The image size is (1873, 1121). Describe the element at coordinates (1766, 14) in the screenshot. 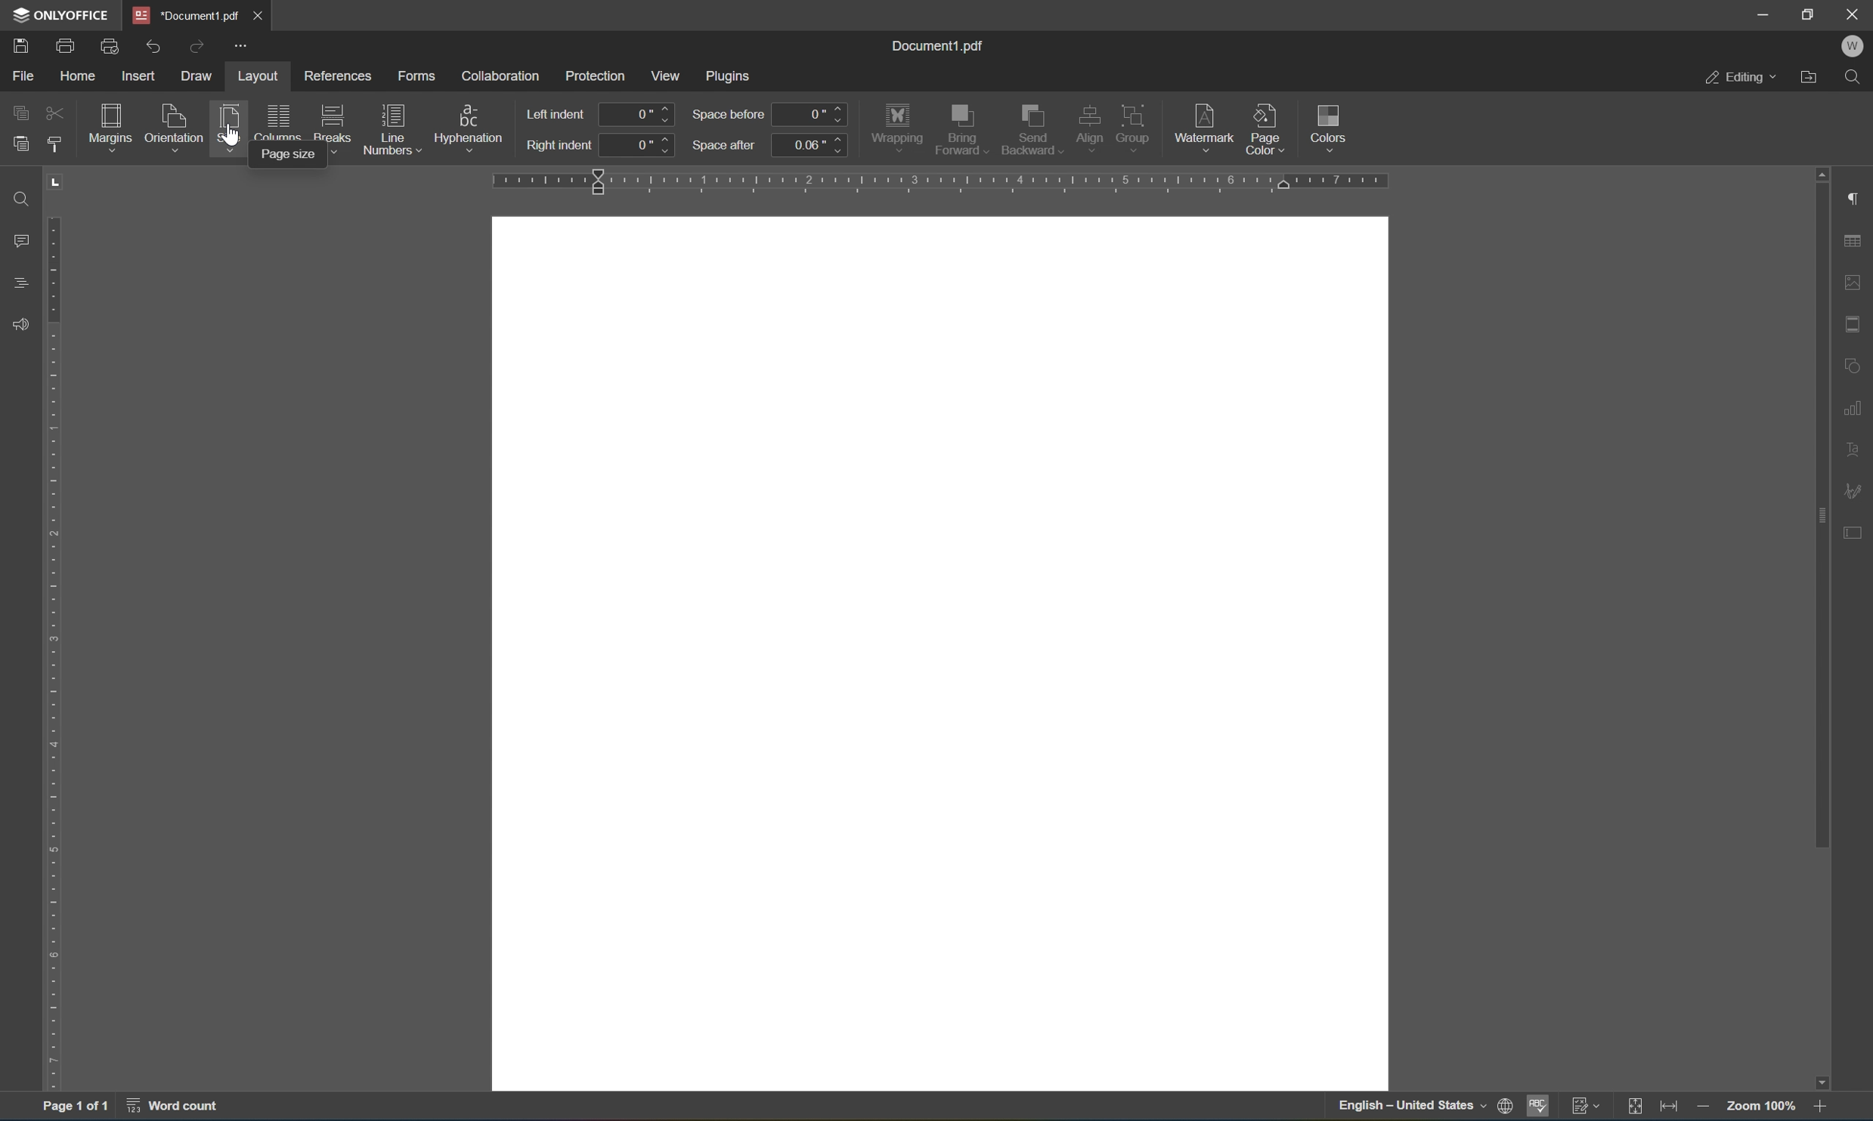

I see `minimize` at that location.